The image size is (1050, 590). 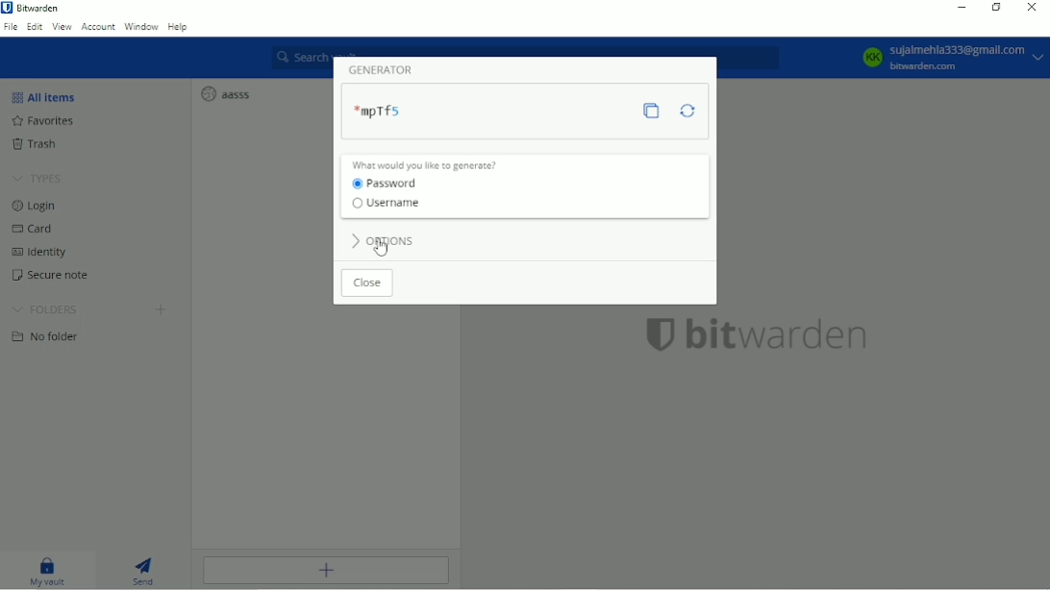 What do you see at coordinates (688, 110) in the screenshot?
I see `Regenerate password` at bounding box center [688, 110].